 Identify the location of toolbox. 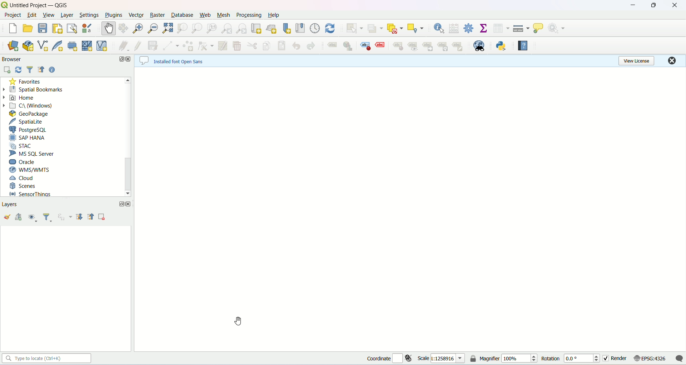
(470, 28).